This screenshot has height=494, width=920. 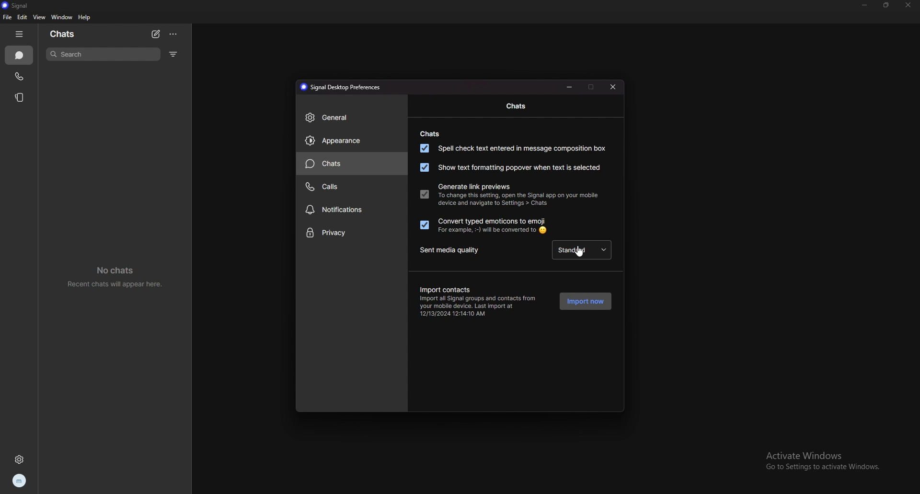 I want to click on settings, so click(x=20, y=460).